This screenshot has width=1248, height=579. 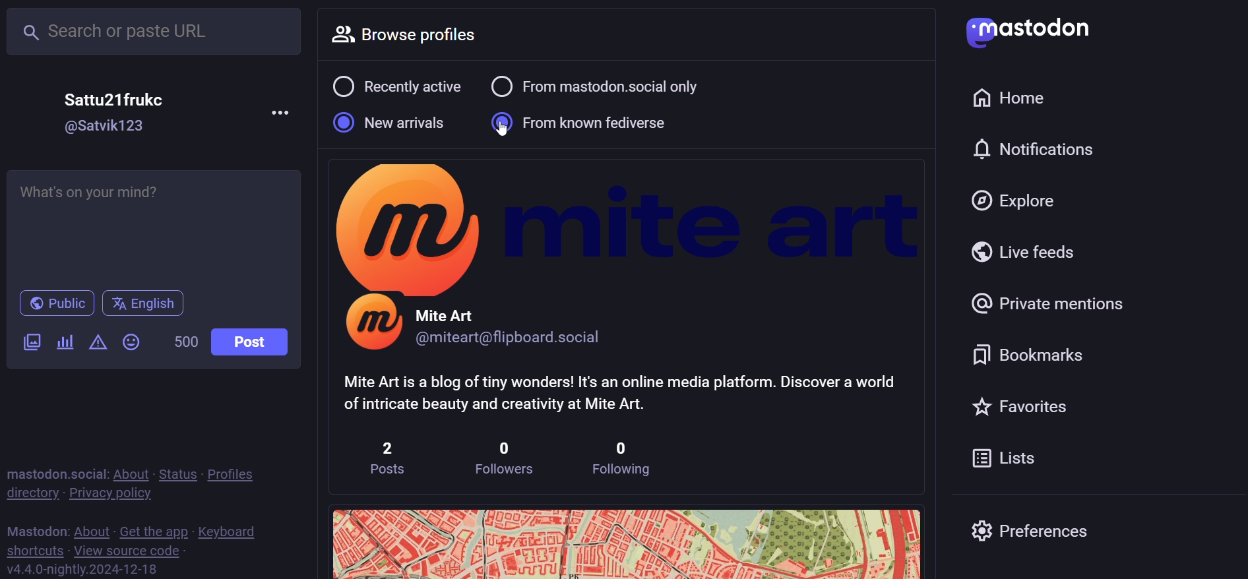 What do you see at coordinates (1030, 255) in the screenshot?
I see `live feed` at bounding box center [1030, 255].